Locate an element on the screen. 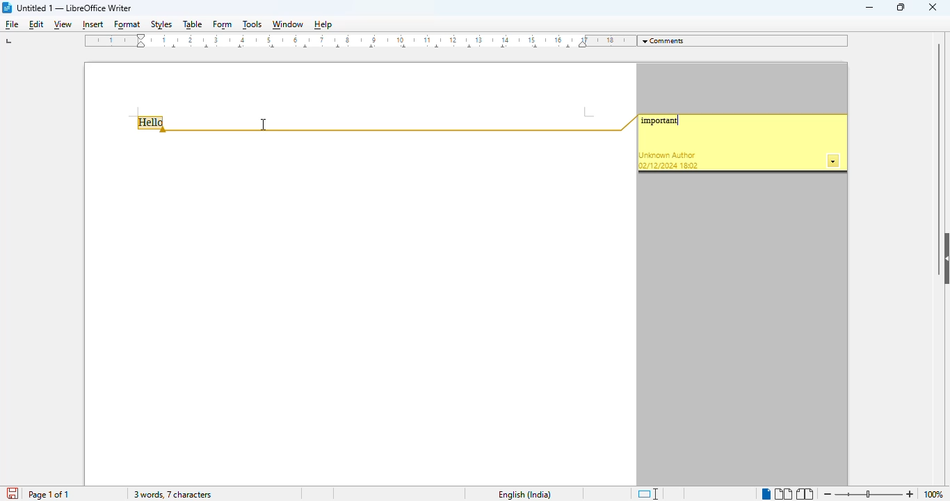 The width and height of the screenshot is (950, 501). hotkey (Ctrl+alt+C) on selected text is located at coordinates (153, 124).